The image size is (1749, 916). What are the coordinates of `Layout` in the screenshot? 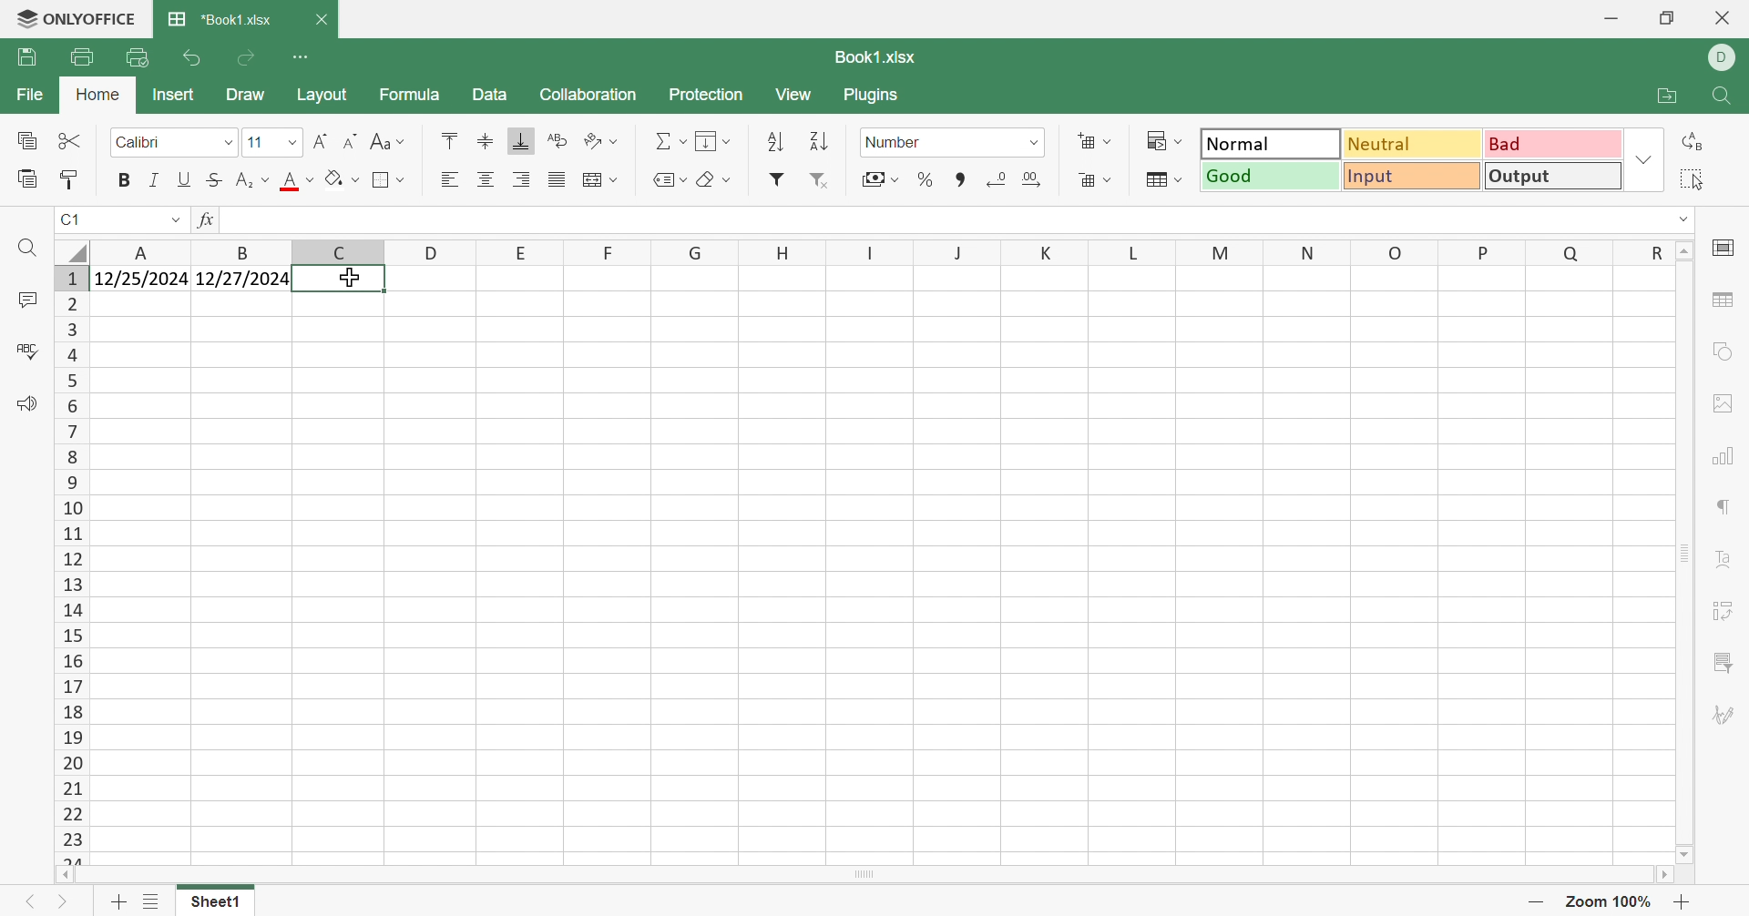 It's located at (324, 97).